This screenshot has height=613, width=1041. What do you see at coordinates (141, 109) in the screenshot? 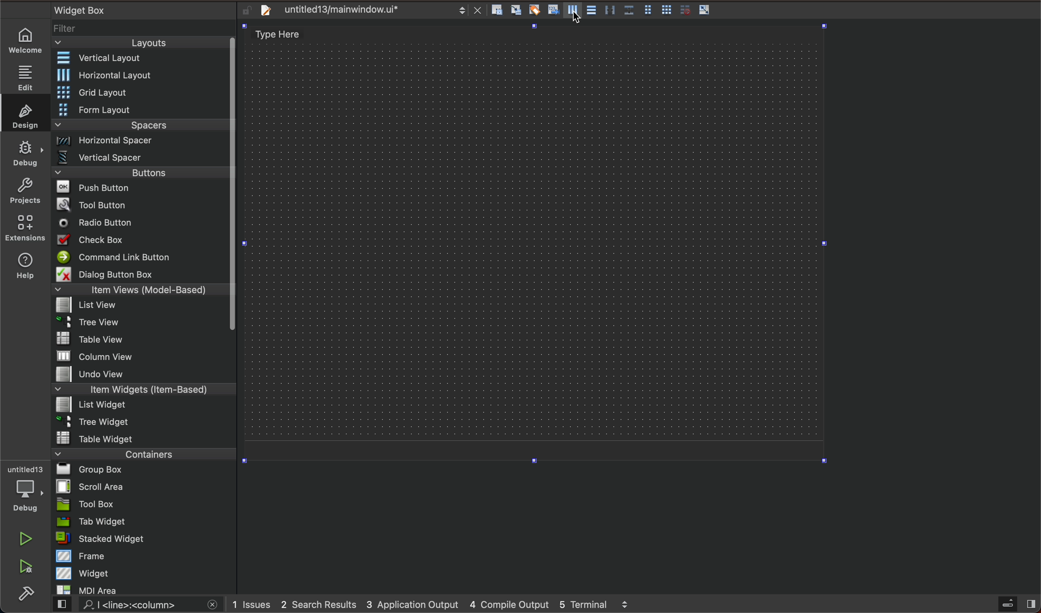
I see `form layout` at bounding box center [141, 109].